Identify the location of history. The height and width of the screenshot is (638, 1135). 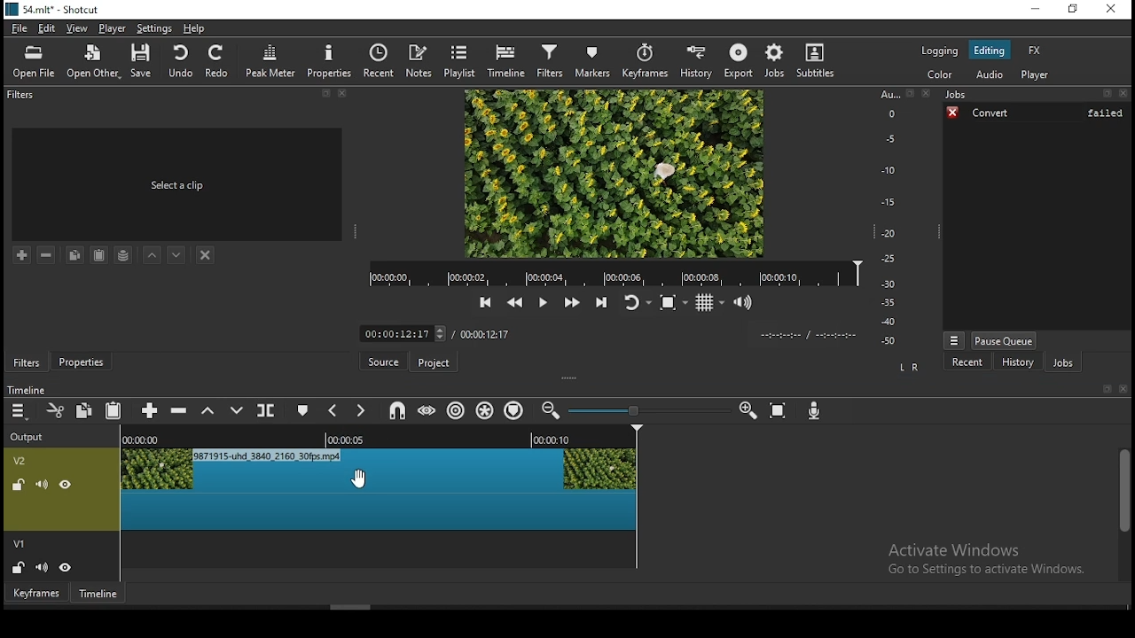
(696, 58).